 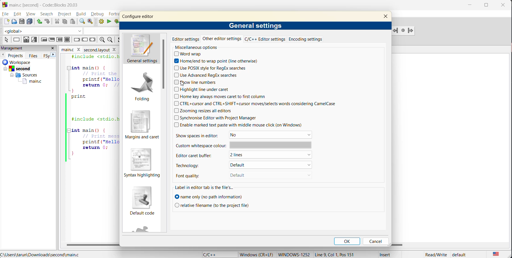 What do you see at coordinates (93, 22) in the screenshot?
I see `replace` at bounding box center [93, 22].